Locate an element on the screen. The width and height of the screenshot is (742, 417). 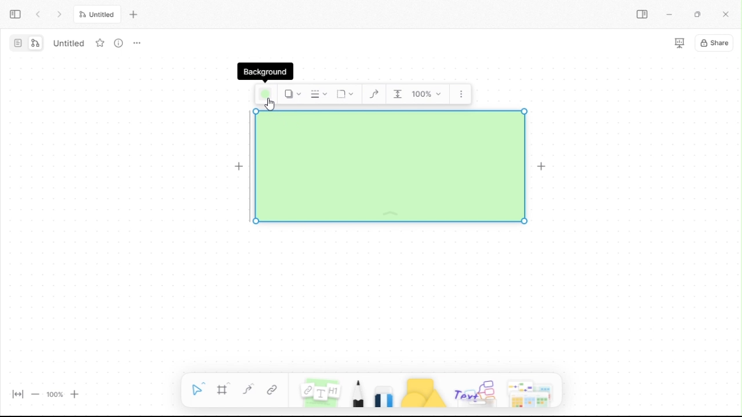
Add is located at coordinates (239, 167).